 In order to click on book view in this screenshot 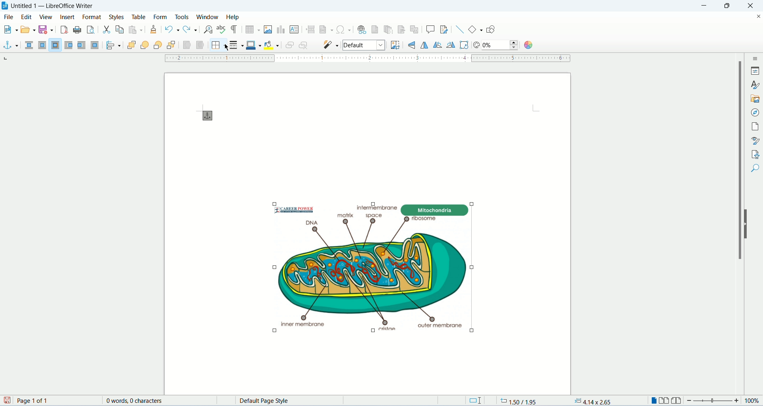, I will do `click(676, 401)`.